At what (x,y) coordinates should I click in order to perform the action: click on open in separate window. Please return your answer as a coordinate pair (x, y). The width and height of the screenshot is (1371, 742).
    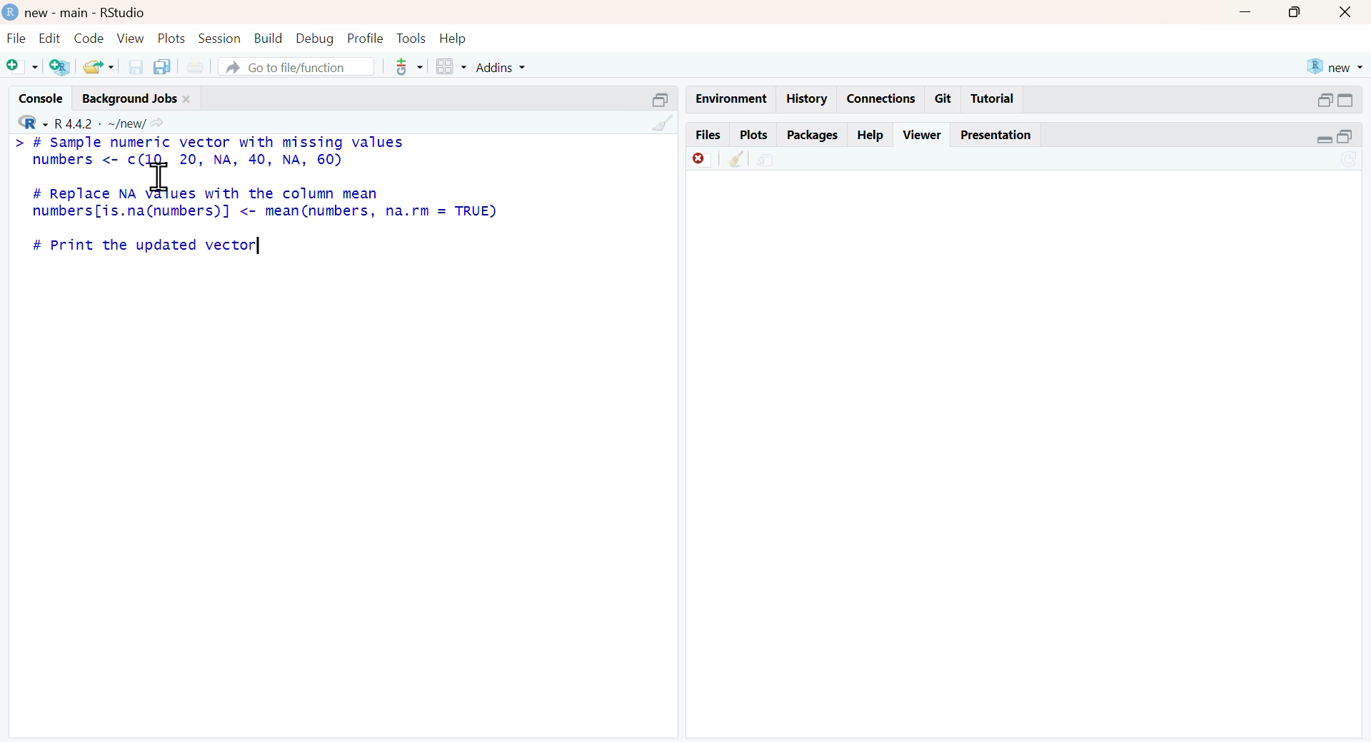
    Looking at the image, I should click on (662, 100).